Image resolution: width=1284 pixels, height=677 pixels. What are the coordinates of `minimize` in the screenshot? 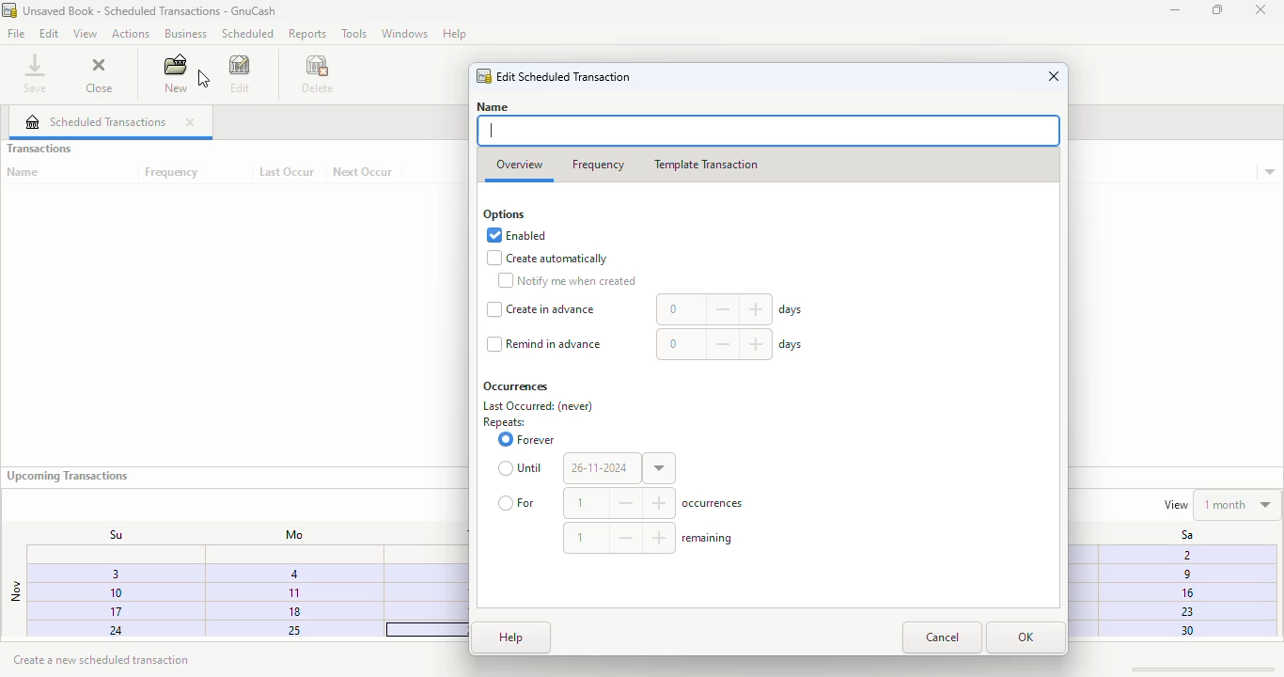 It's located at (1175, 10).